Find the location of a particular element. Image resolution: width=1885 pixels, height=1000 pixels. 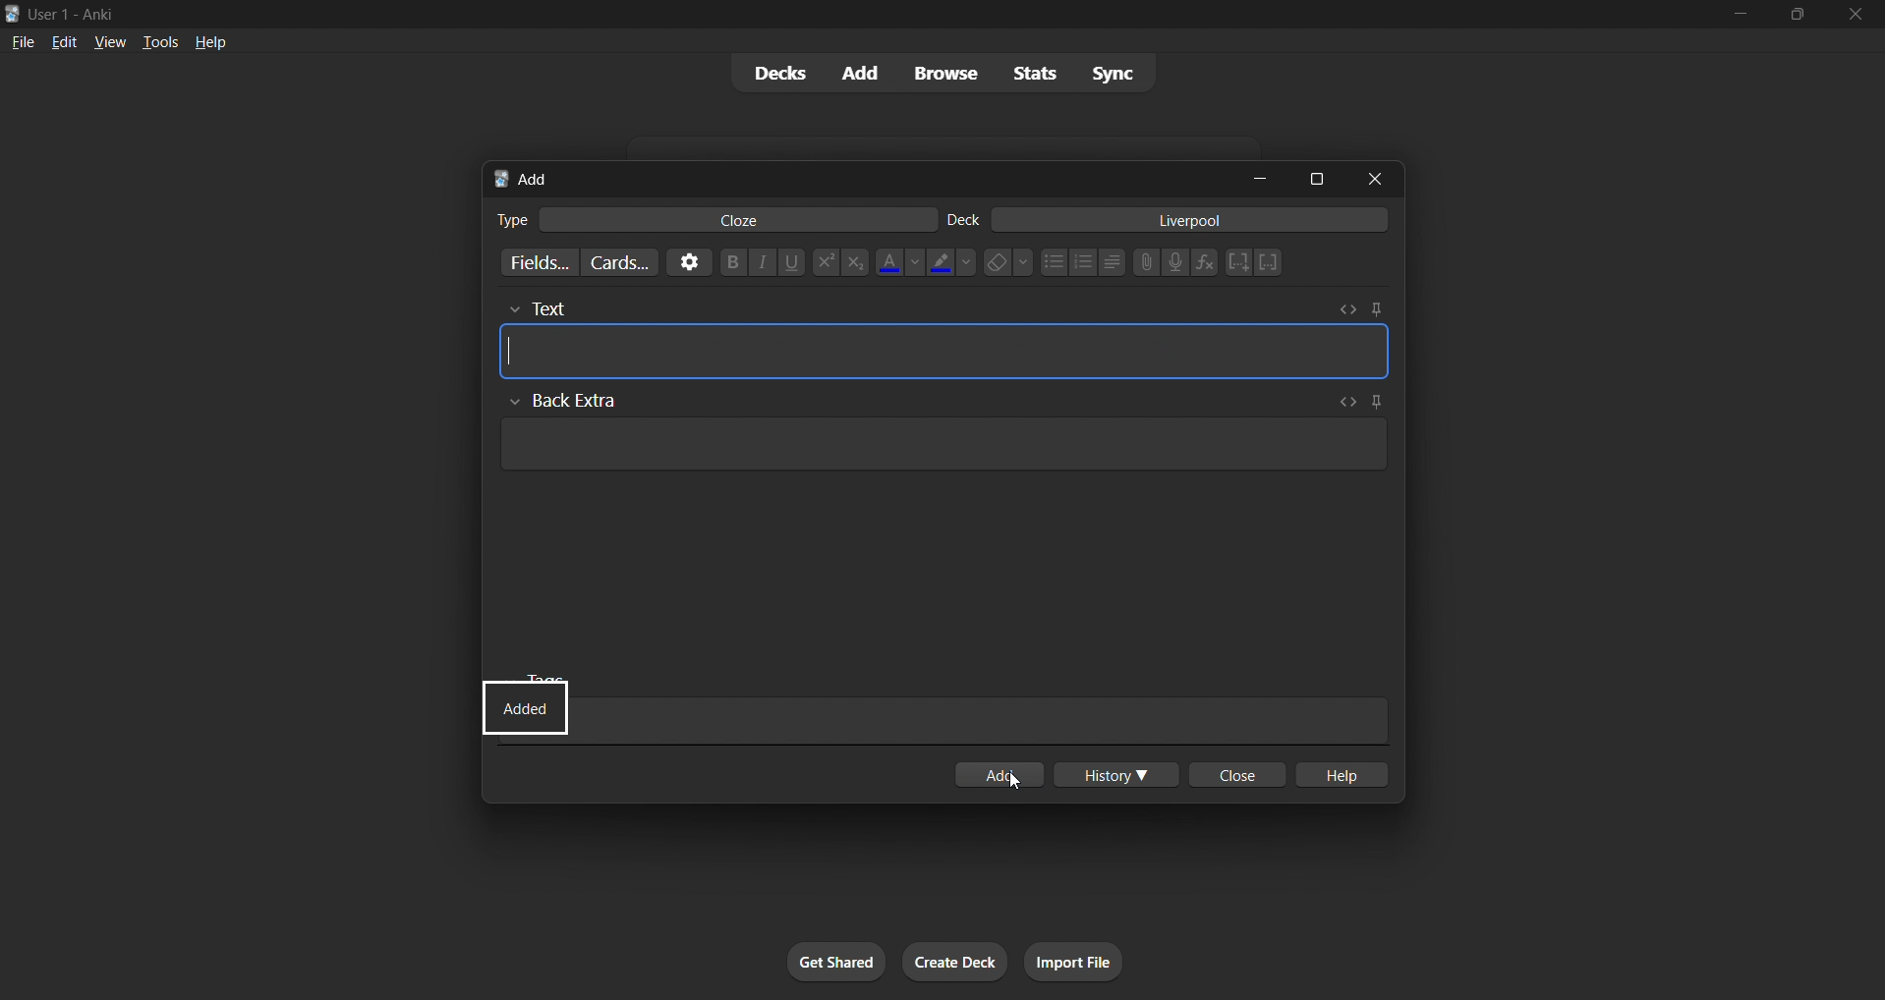

add is located at coordinates (1010, 776).